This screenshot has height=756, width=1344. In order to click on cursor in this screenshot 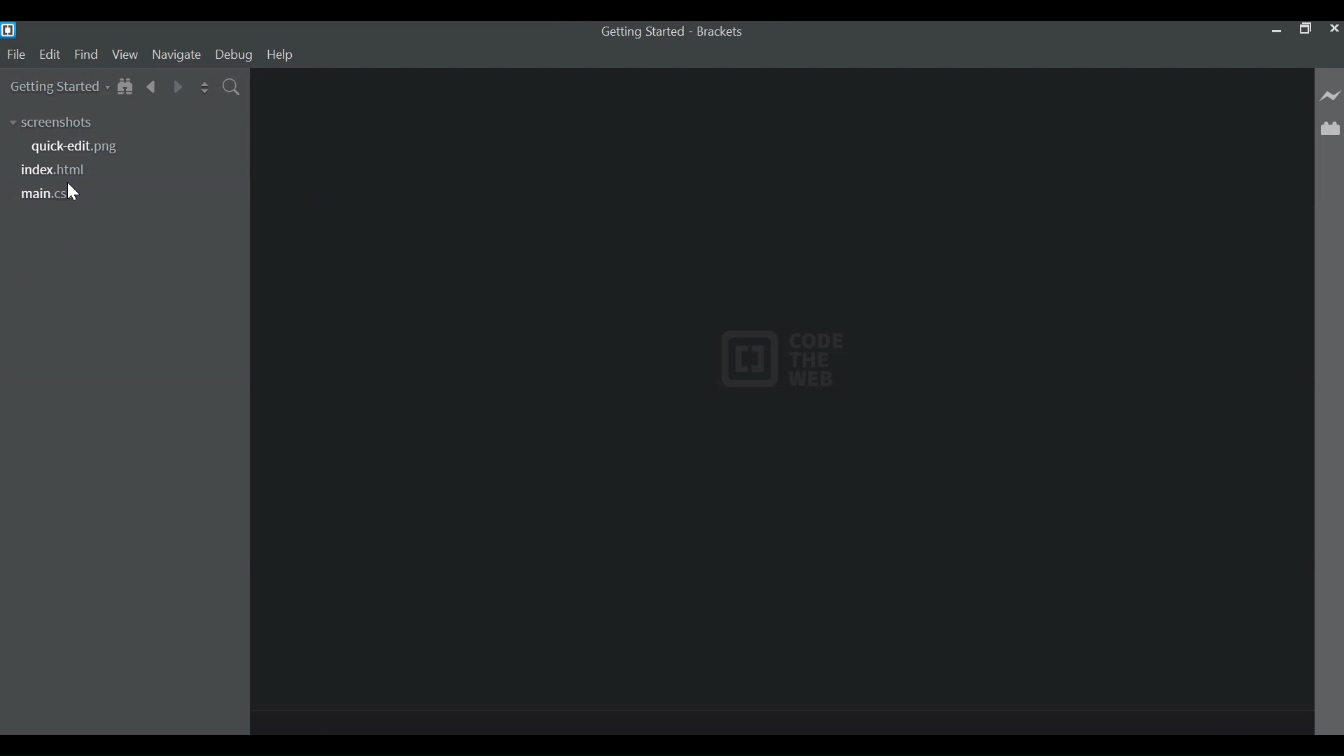, I will do `click(76, 195)`.